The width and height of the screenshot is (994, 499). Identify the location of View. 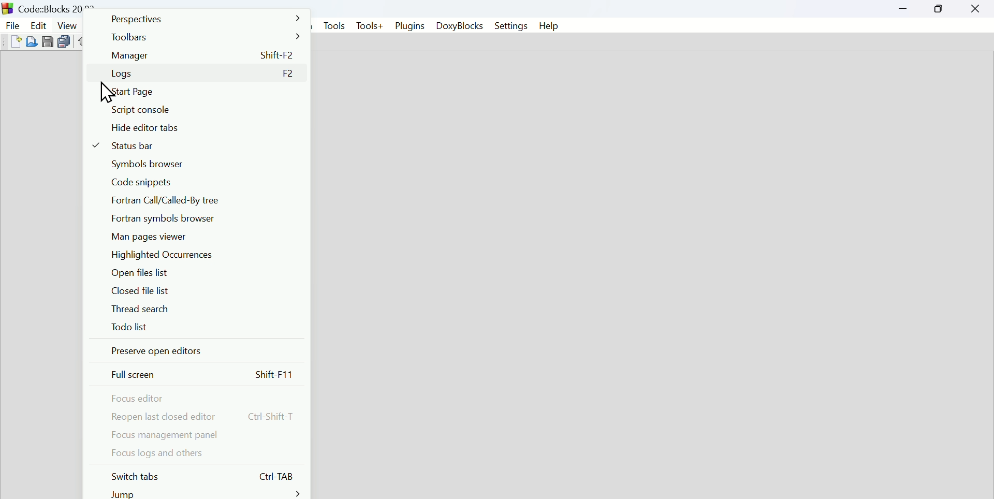
(67, 25).